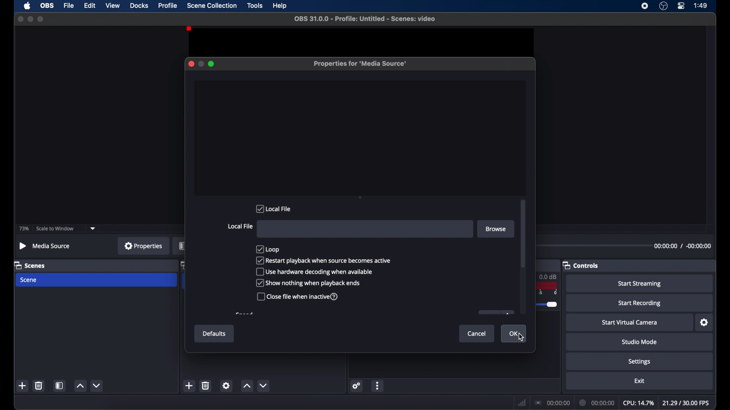 The image size is (730, 410). I want to click on checkbox , so click(270, 249).